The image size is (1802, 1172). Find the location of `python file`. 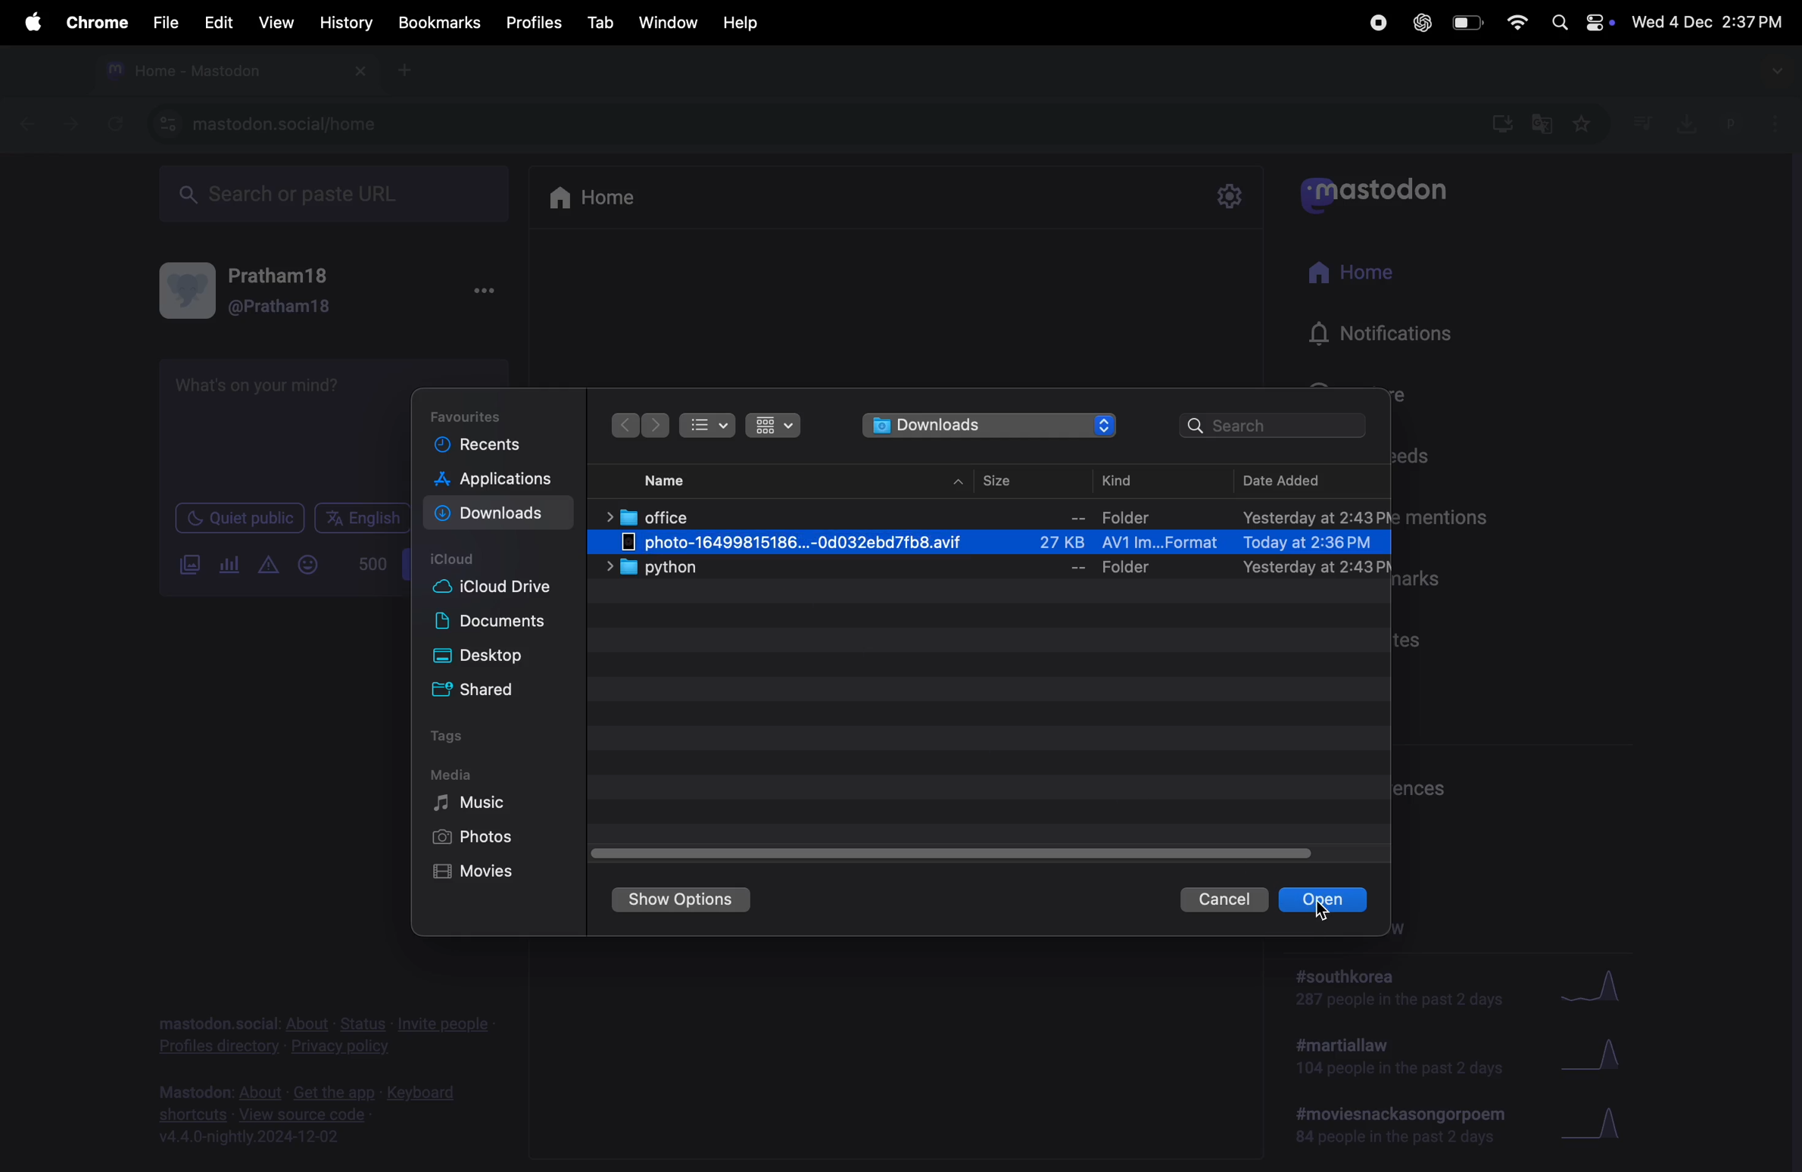

python file is located at coordinates (990, 569).